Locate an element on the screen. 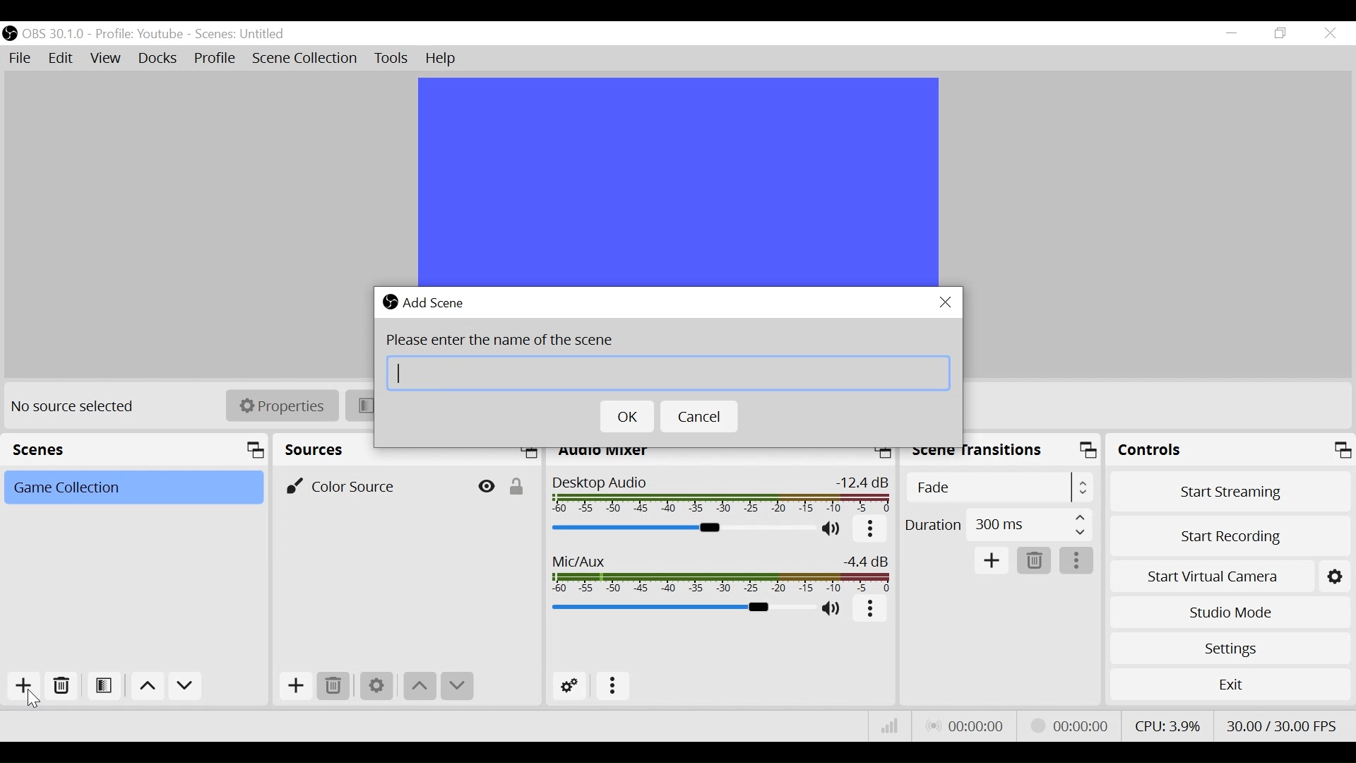  Mic/Aux is located at coordinates (680, 608).